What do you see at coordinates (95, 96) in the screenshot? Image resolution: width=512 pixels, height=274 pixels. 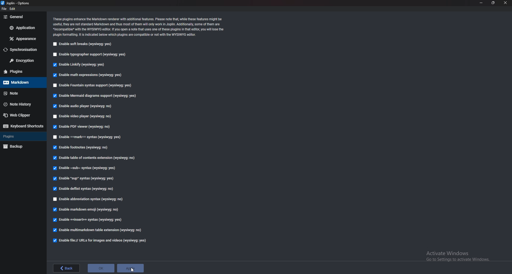 I see `Enable mermaid diagram support` at bounding box center [95, 96].